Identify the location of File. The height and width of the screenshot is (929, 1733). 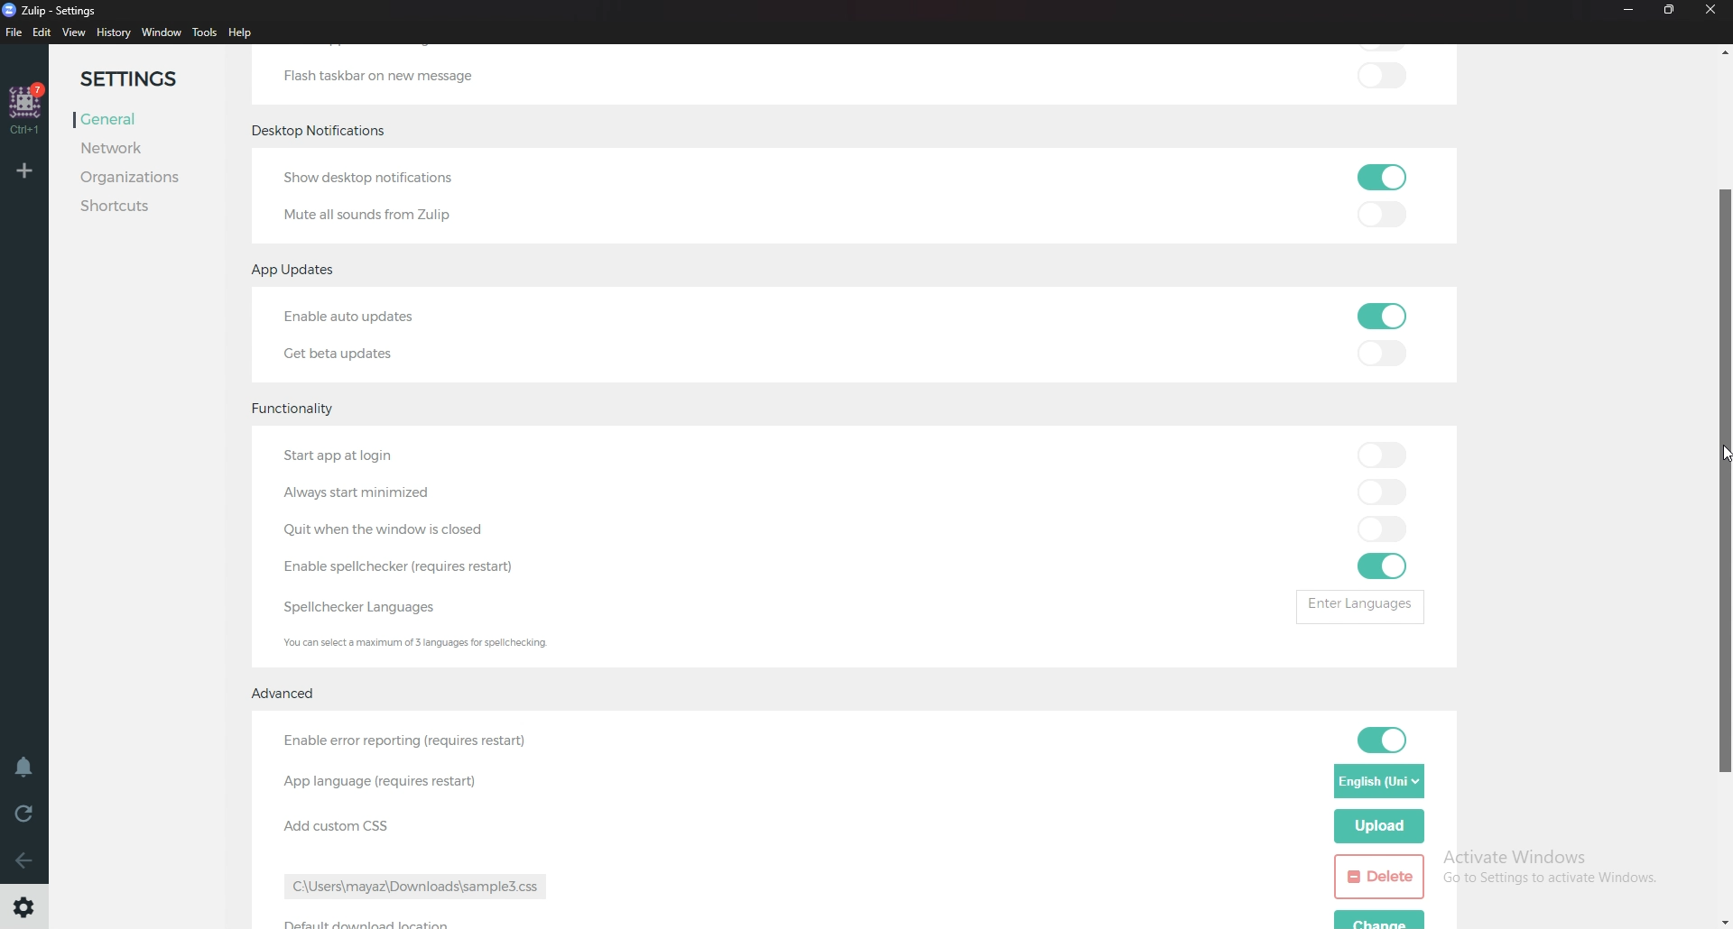
(14, 33).